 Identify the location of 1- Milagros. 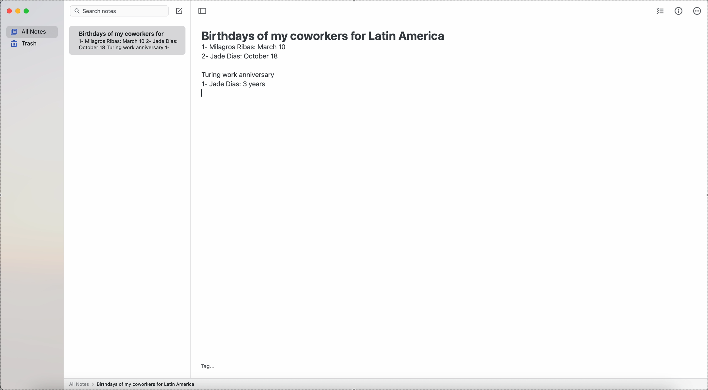
(244, 47).